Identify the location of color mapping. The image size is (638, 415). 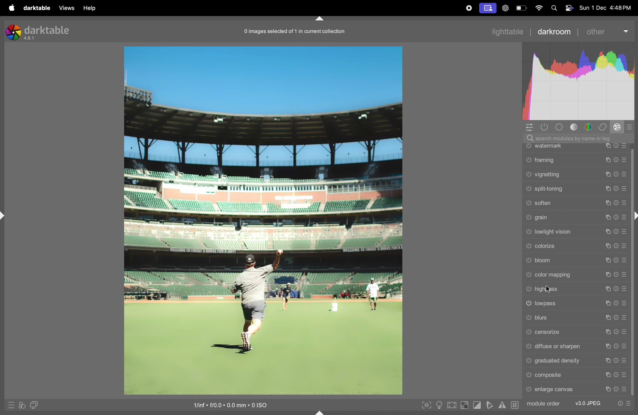
(576, 274).